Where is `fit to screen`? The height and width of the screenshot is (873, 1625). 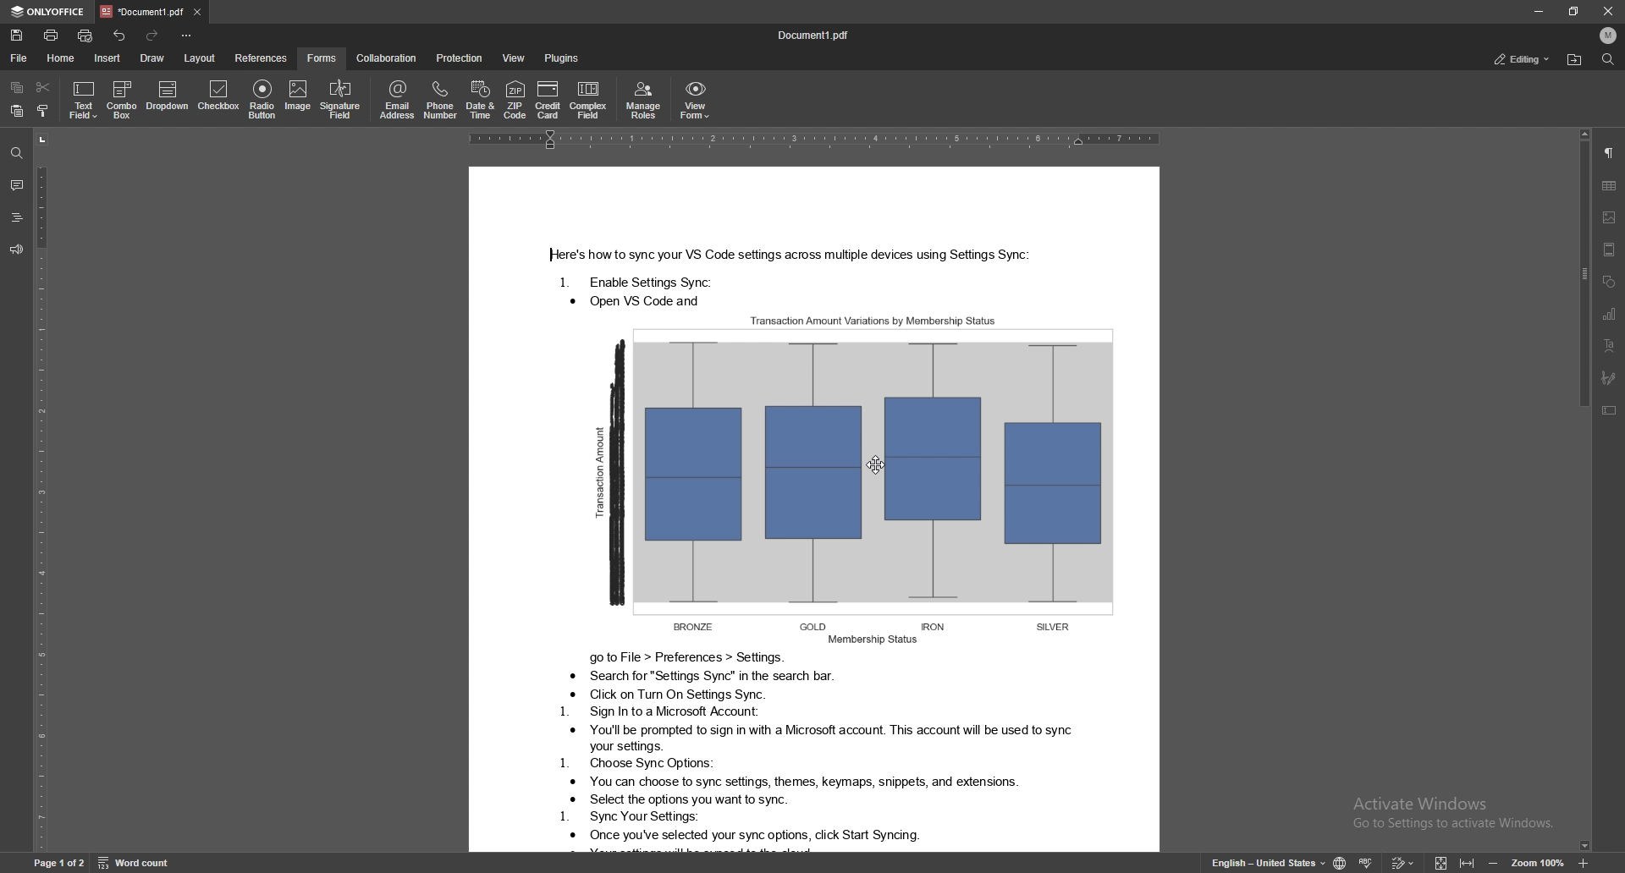 fit to screen is located at coordinates (1440, 863).